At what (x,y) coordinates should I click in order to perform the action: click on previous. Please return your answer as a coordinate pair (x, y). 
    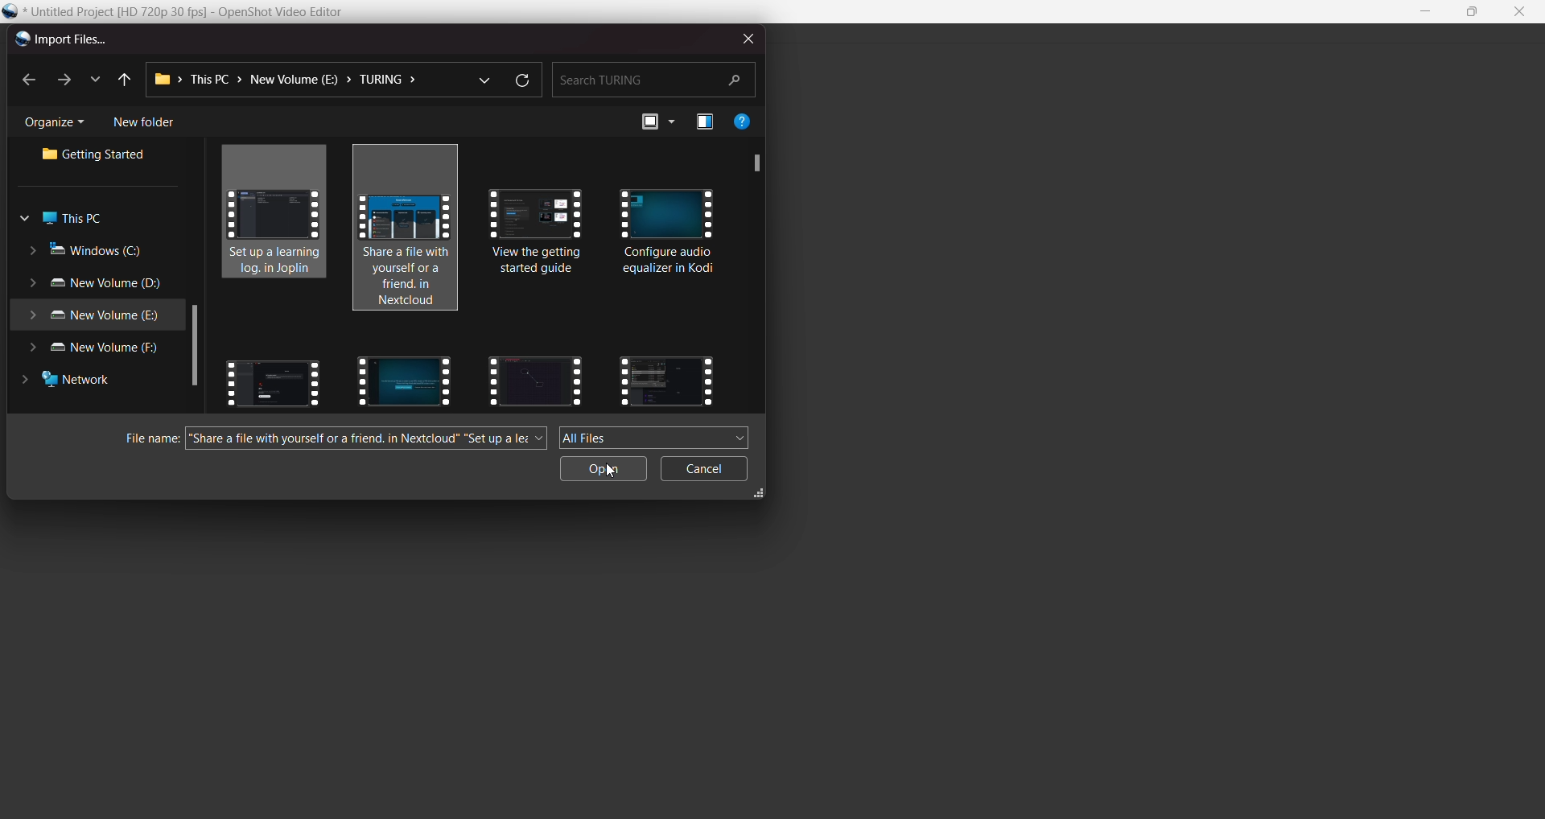
    Looking at the image, I should click on (122, 80).